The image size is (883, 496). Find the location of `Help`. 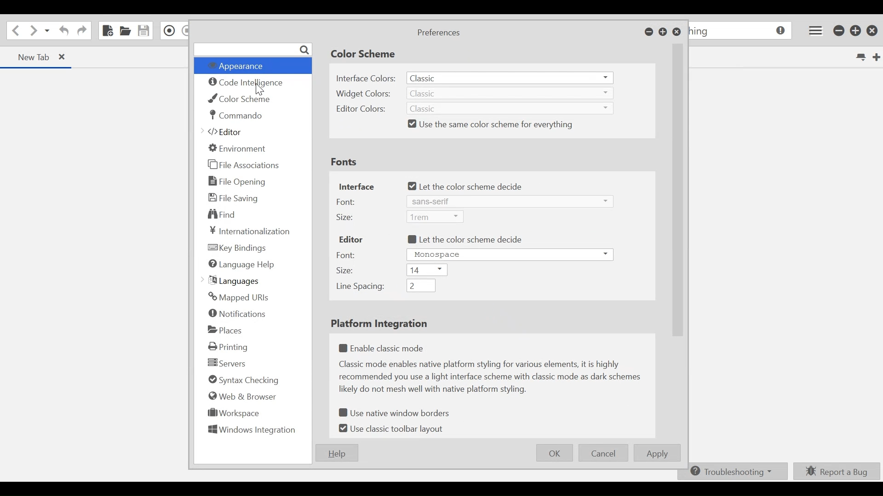

Help is located at coordinates (336, 453).